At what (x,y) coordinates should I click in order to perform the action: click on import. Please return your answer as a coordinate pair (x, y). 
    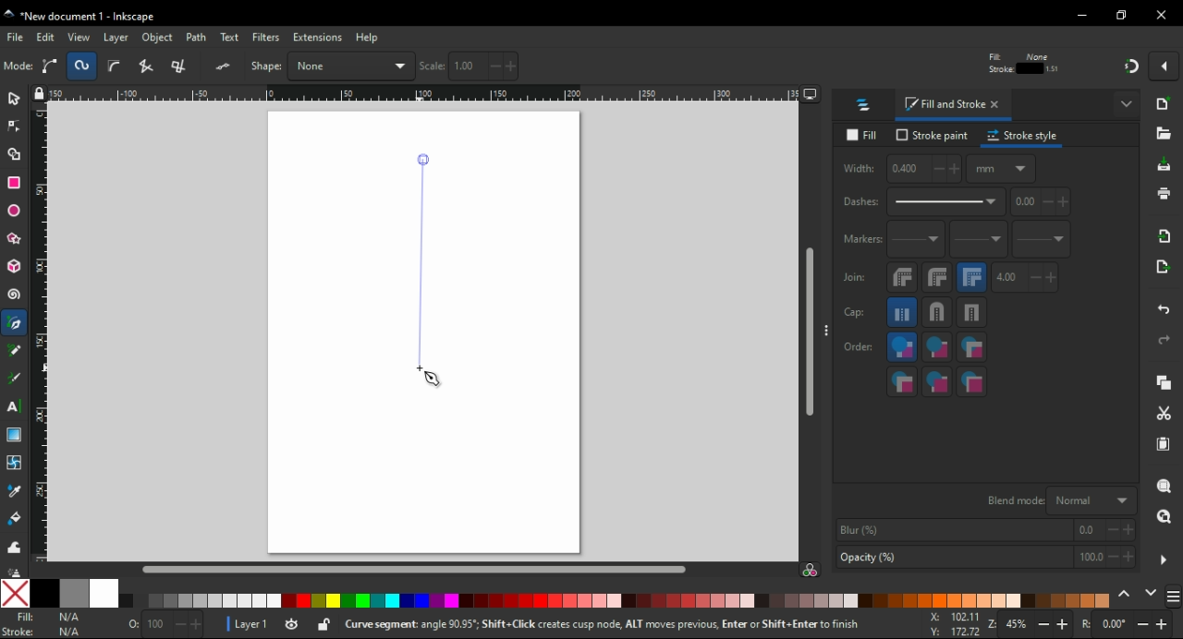
    Looking at the image, I should click on (1165, 235).